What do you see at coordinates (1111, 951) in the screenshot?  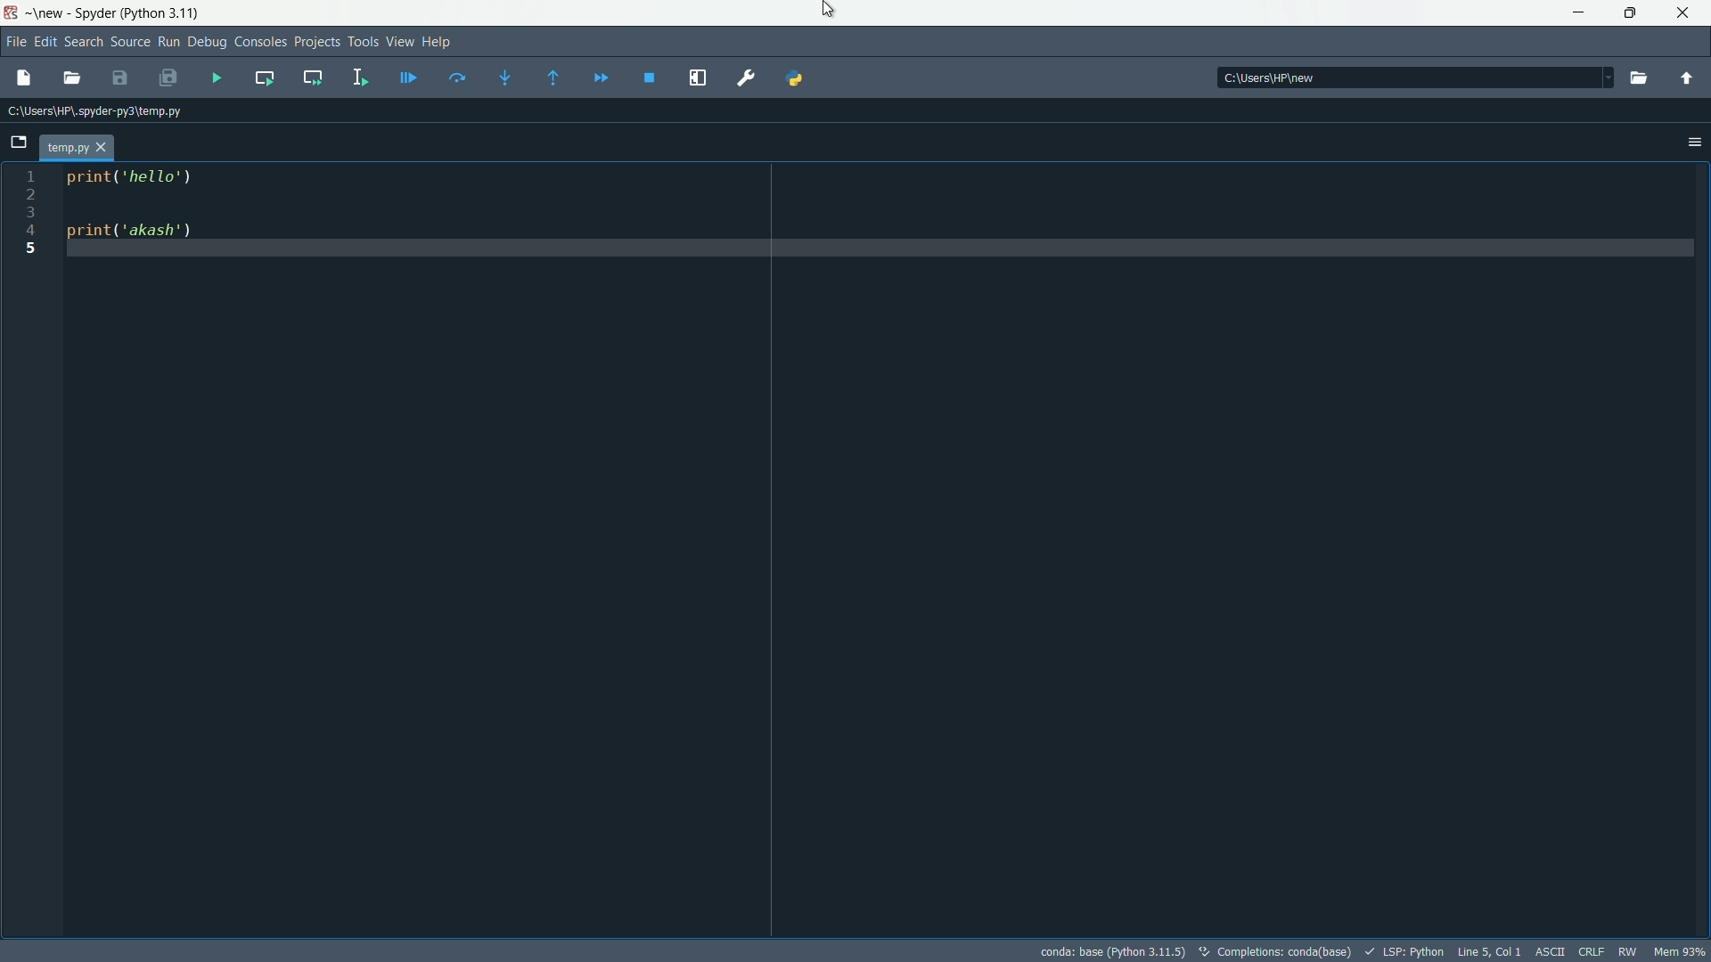 I see `interpreter` at bounding box center [1111, 951].